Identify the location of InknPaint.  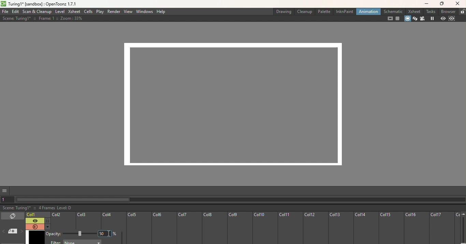
(344, 11).